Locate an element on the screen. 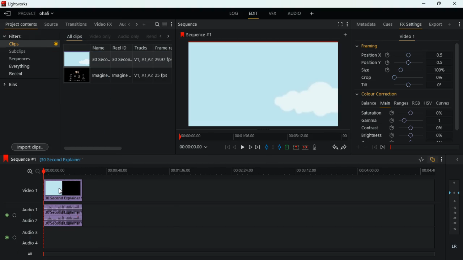 The width and height of the screenshot is (463, 260). timeline is located at coordinates (235, 254).